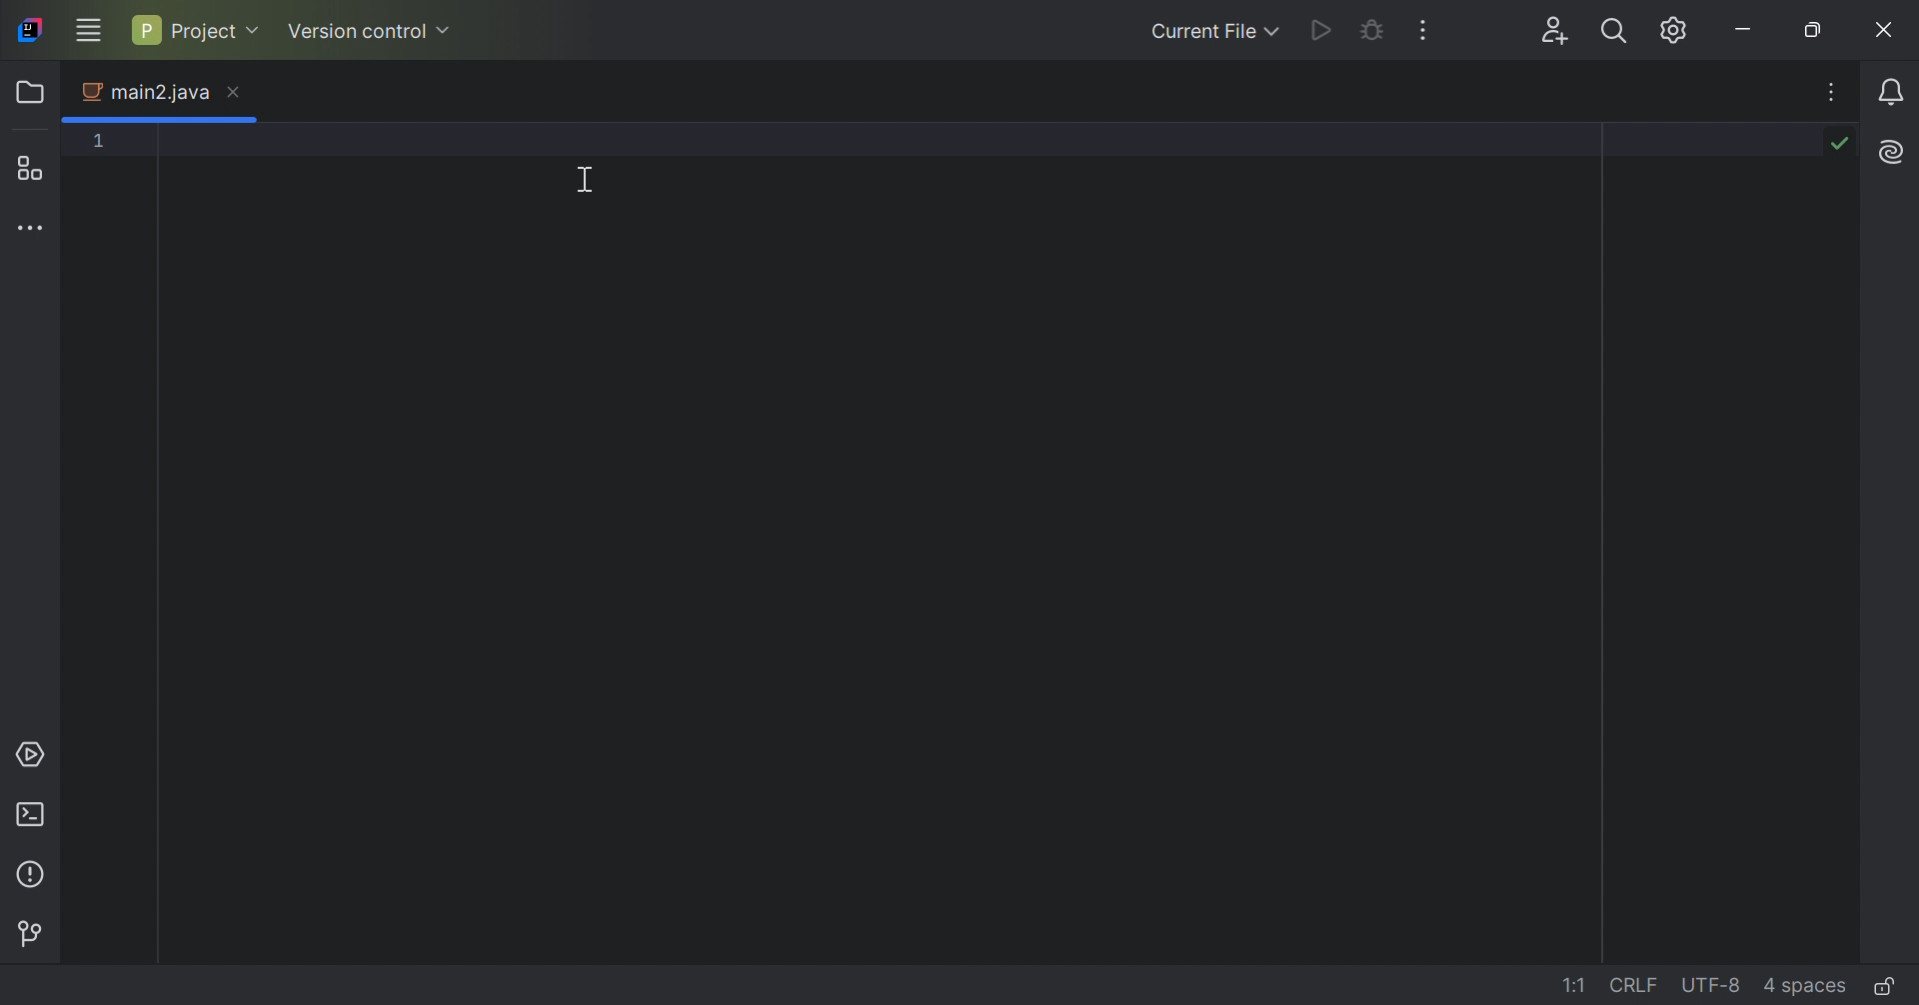 This screenshot has height=1005, width=1919. Describe the element at coordinates (239, 91) in the screenshot. I see `Close` at that location.